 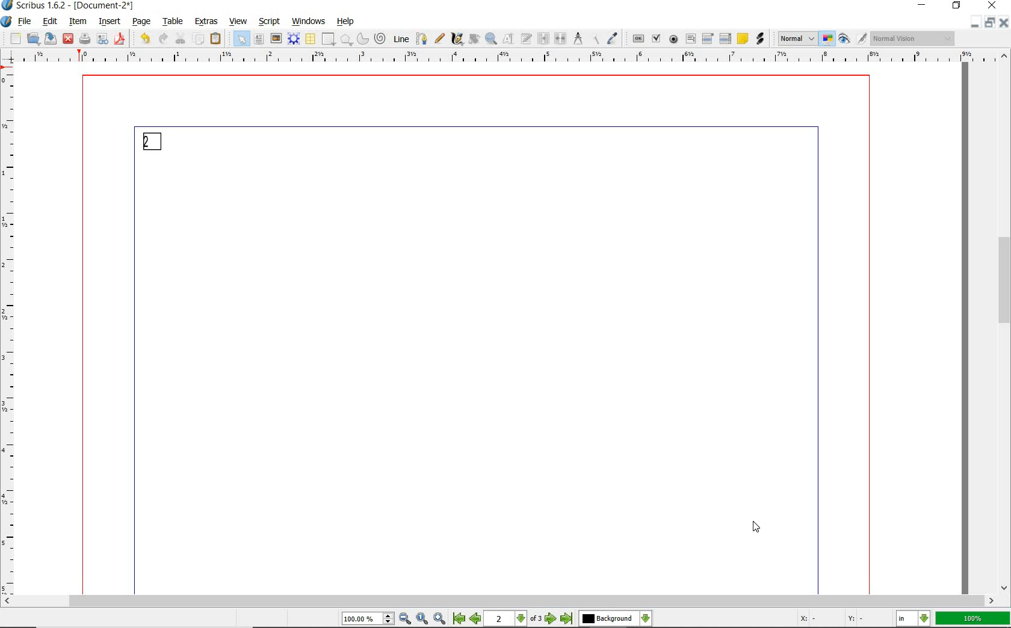 What do you see at coordinates (346, 22) in the screenshot?
I see `help` at bounding box center [346, 22].